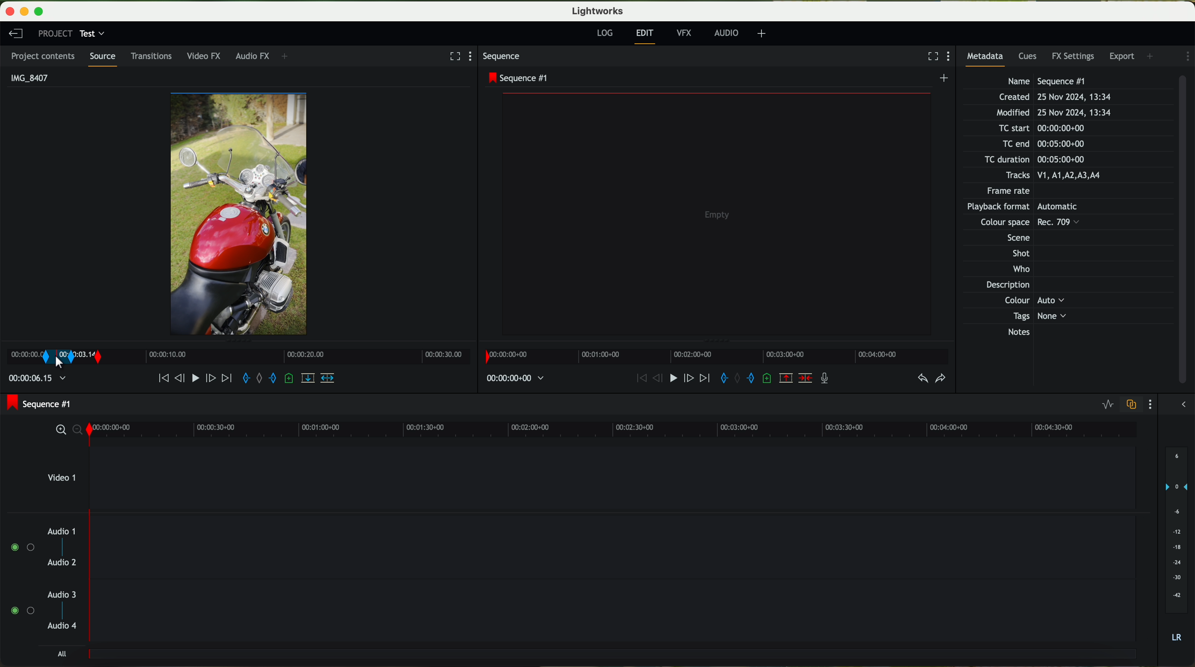  I want to click on audio output level (dB), so click(1174, 544).